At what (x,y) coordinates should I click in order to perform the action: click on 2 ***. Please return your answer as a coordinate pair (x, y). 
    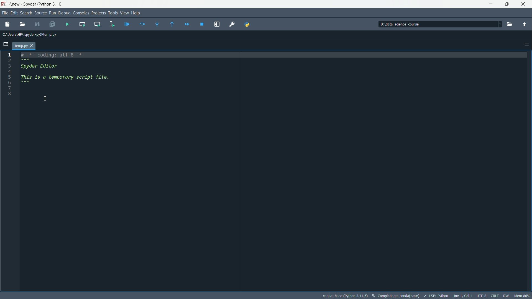
    Looking at the image, I should click on (57, 60).